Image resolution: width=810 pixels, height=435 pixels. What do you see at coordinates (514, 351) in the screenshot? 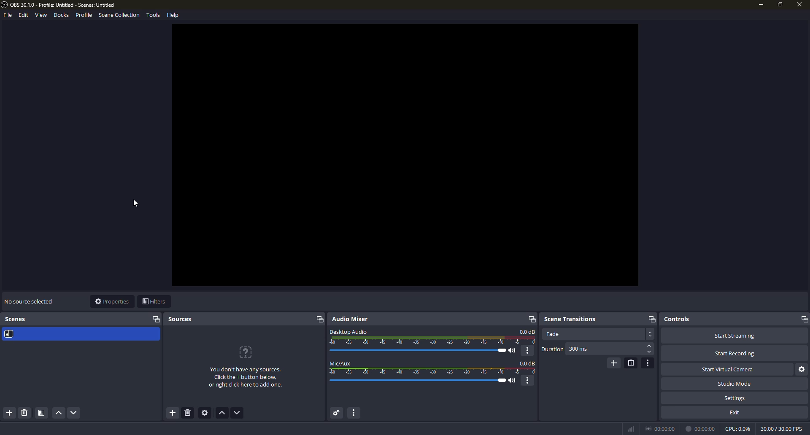
I see `mute` at bounding box center [514, 351].